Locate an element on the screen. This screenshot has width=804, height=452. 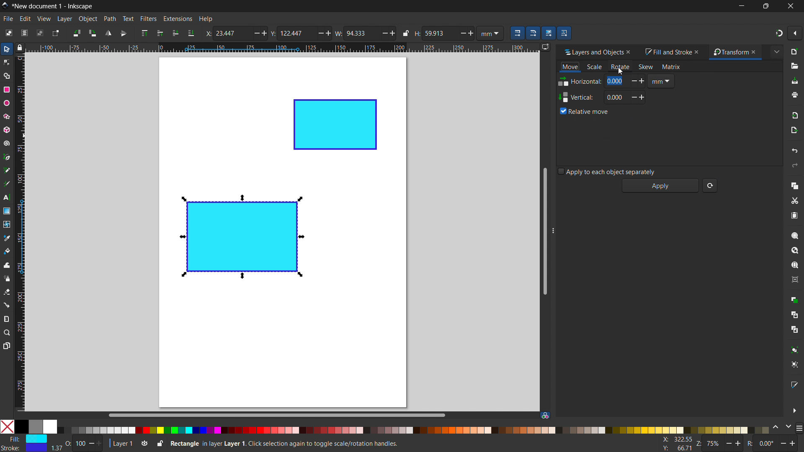
Rectangle in Layer 1. Click selection again to toggle scale/ rotation handles is located at coordinates (286, 443).